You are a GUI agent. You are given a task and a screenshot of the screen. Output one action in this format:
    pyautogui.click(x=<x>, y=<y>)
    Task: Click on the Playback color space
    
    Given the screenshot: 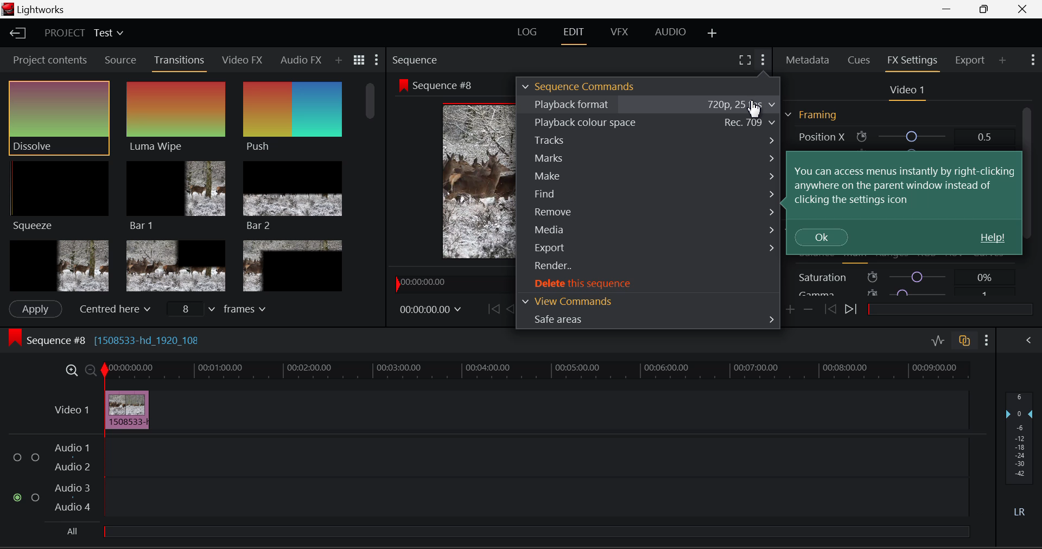 What is the action you would take?
    pyautogui.click(x=649, y=121)
    